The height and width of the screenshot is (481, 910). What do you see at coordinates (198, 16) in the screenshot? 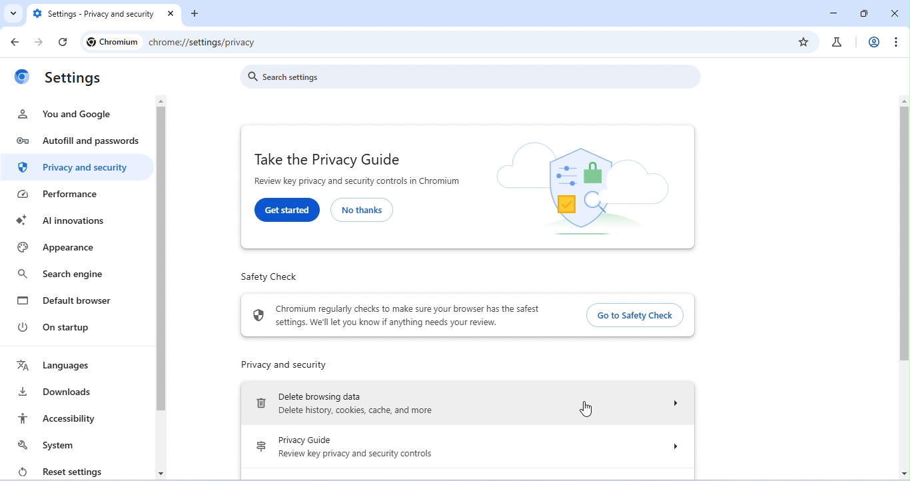
I see `add new tab` at bounding box center [198, 16].